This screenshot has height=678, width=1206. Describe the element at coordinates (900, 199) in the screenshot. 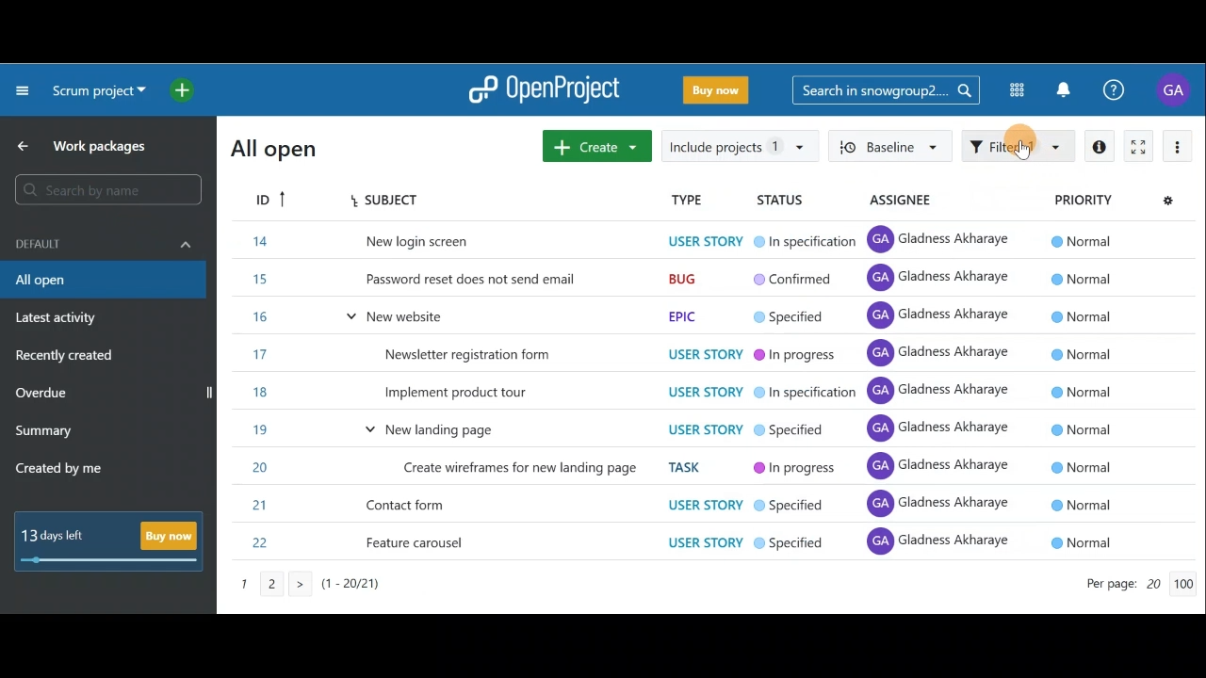

I see `Assignee` at that location.